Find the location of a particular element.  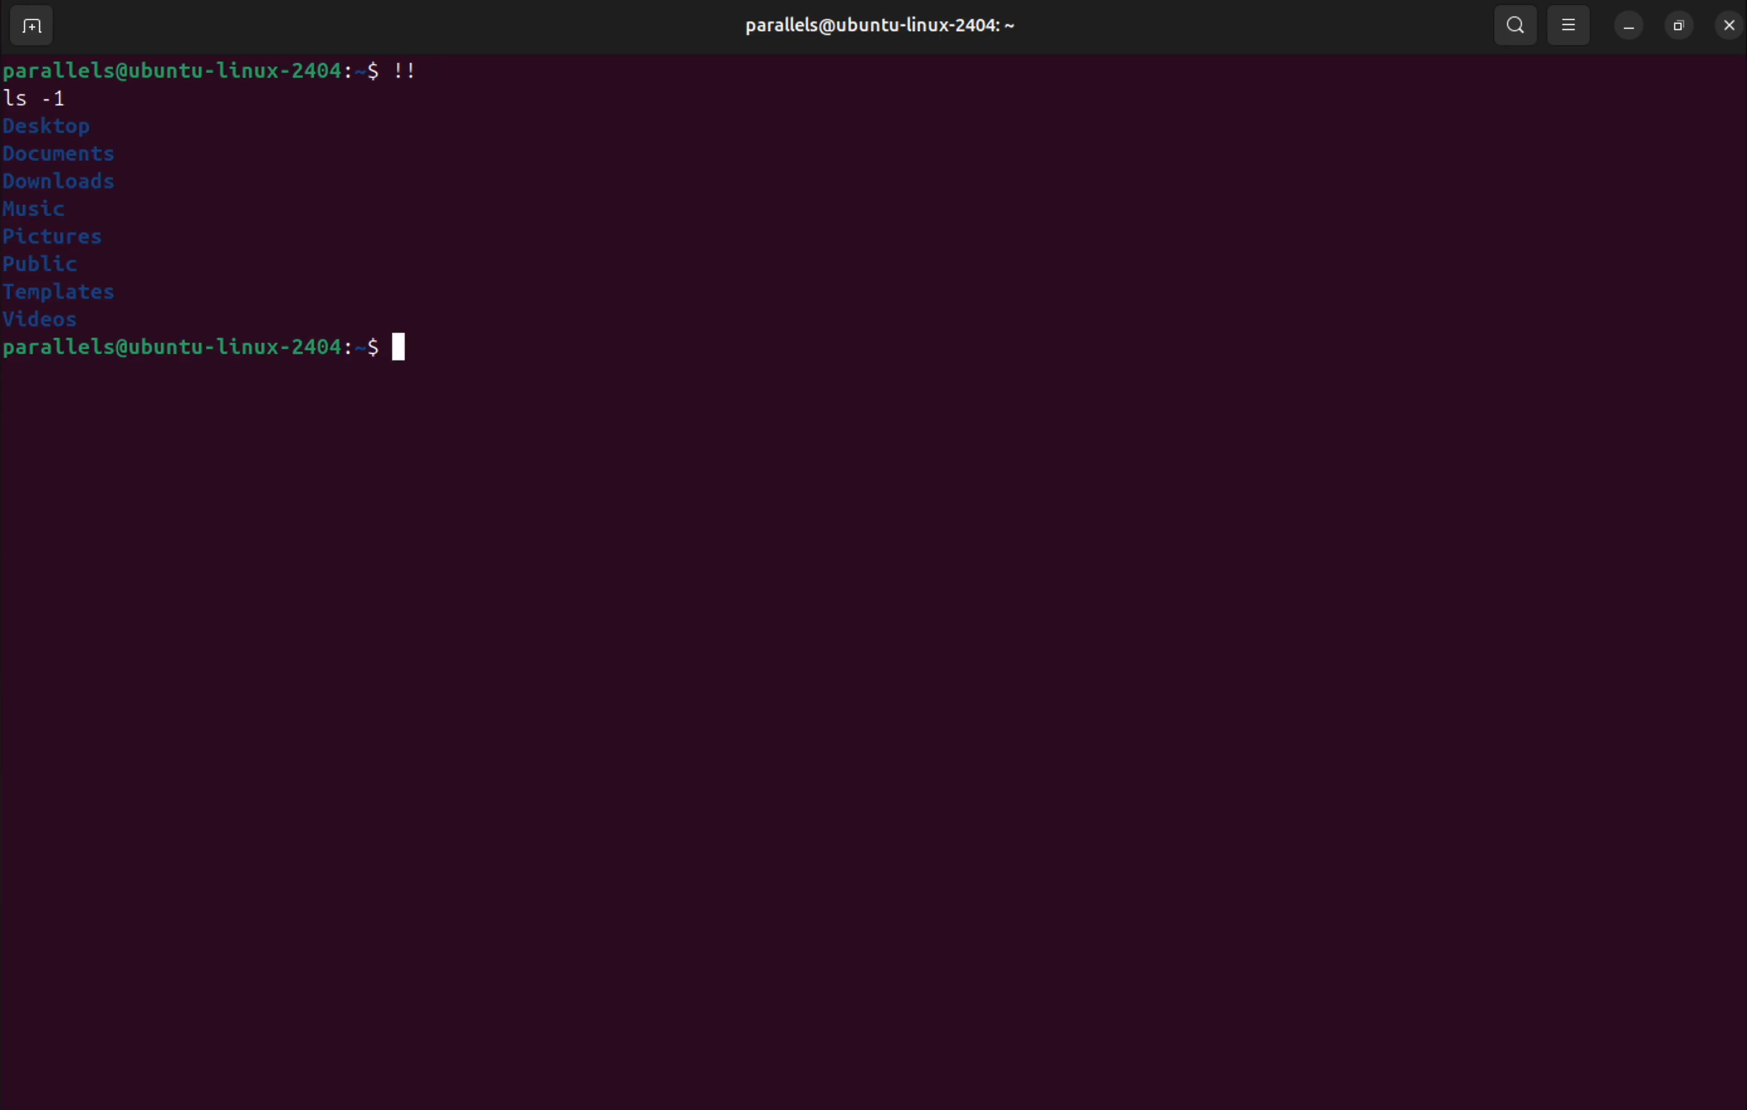

videos is located at coordinates (54, 321).